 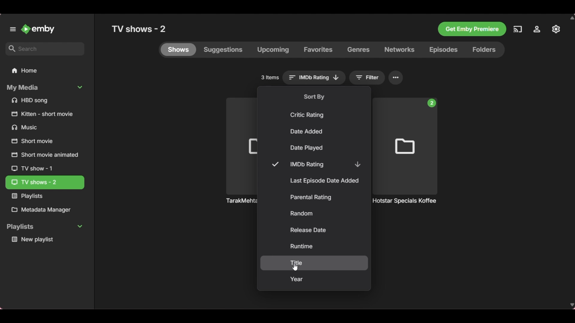 I want to click on Sort by year, so click(x=314, y=280).